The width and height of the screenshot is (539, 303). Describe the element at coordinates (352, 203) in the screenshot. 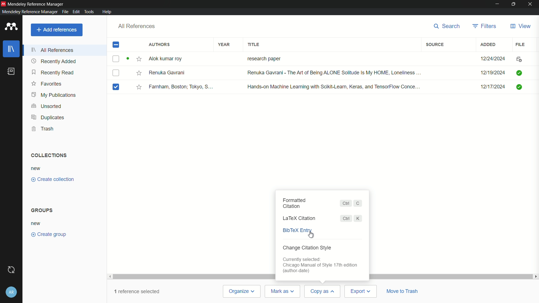

I see `keyboard shortcut (Ctrl C)` at that location.